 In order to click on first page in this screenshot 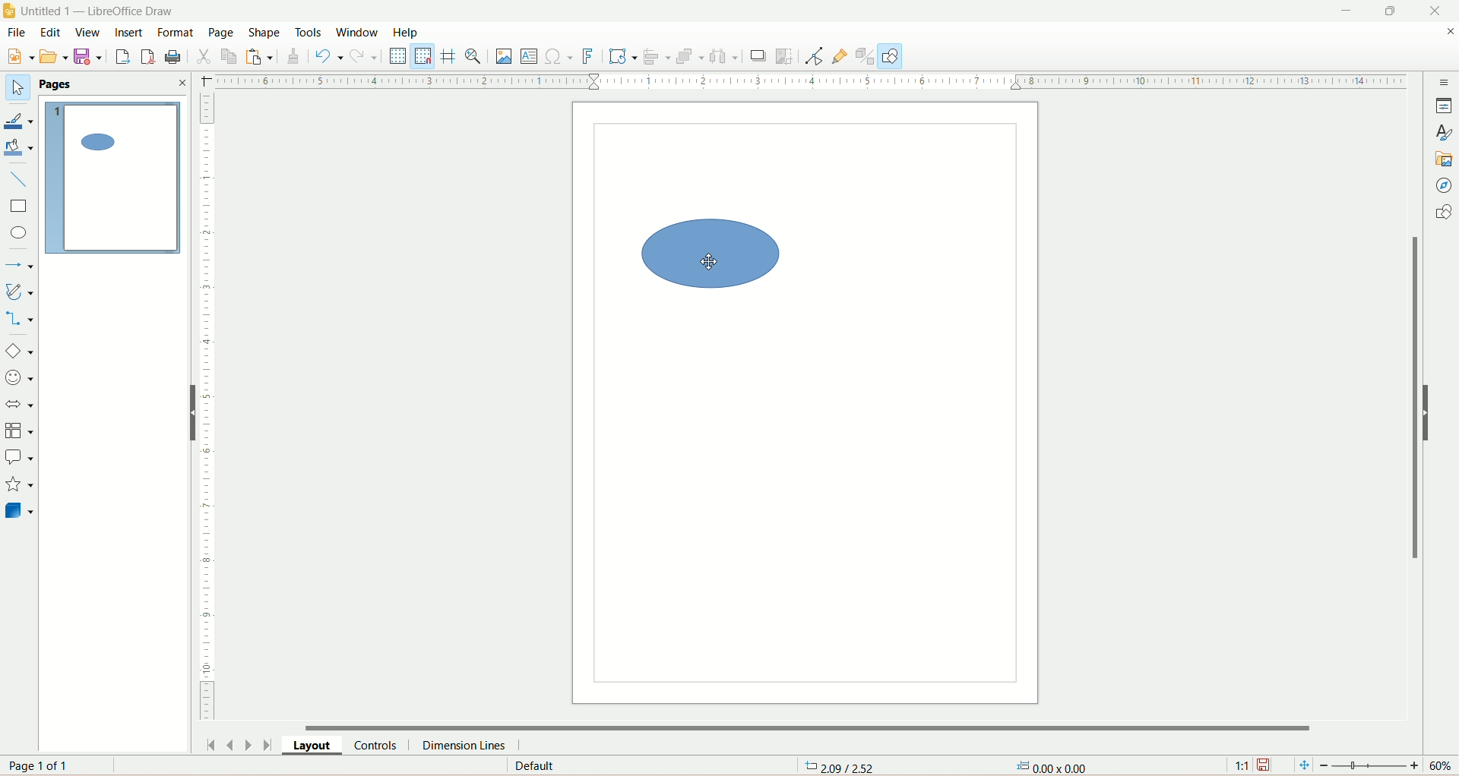, I will do `click(210, 743)`.